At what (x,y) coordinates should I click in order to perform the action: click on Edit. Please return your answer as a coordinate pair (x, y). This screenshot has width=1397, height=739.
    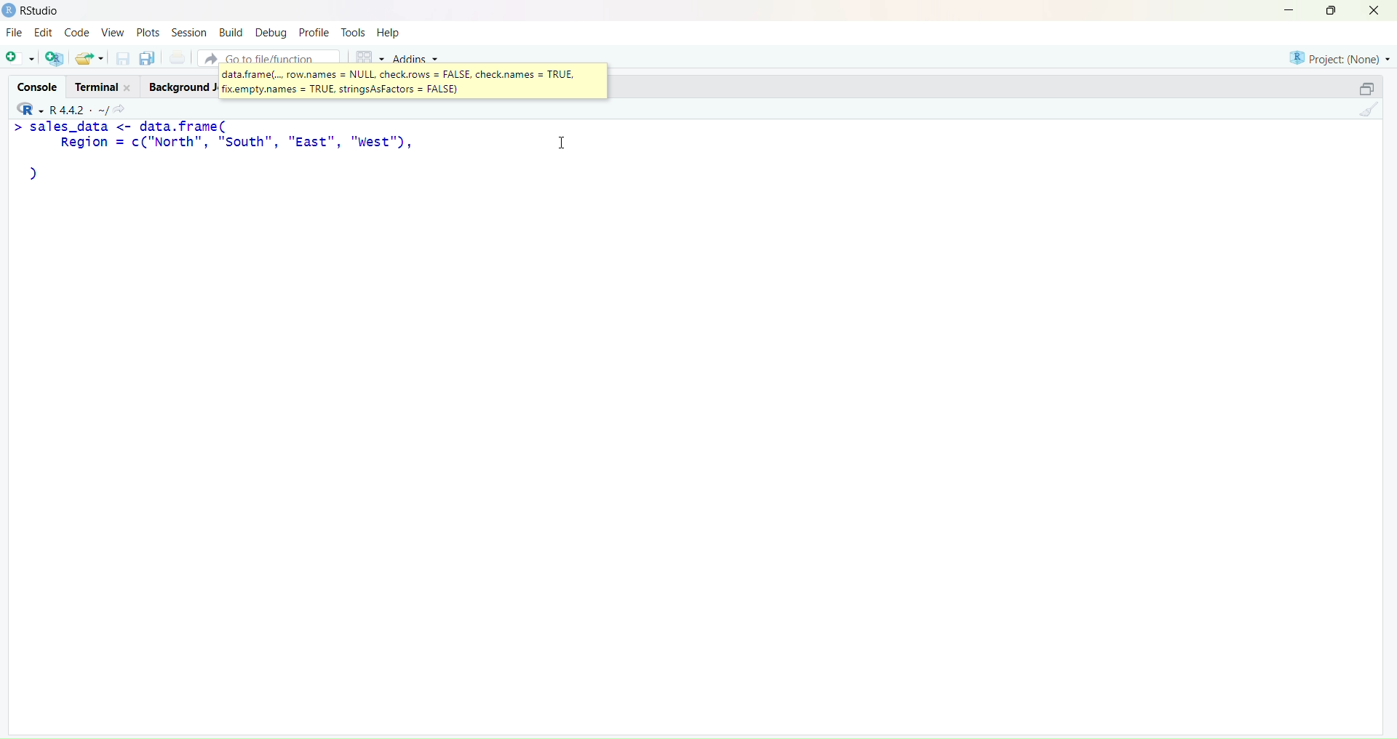
    Looking at the image, I should click on (42, 34).